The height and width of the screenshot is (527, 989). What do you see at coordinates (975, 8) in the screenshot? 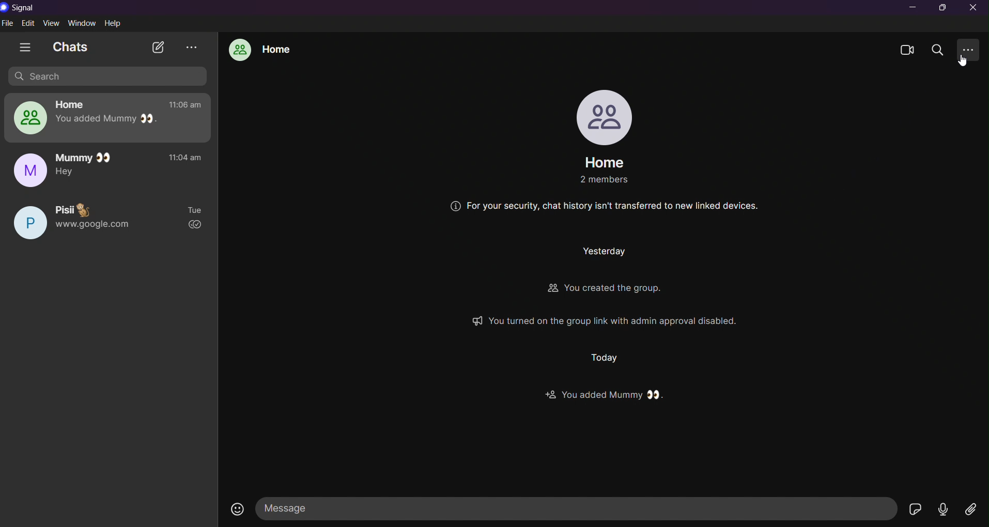
I see `close` at bounding box center [975, 8].